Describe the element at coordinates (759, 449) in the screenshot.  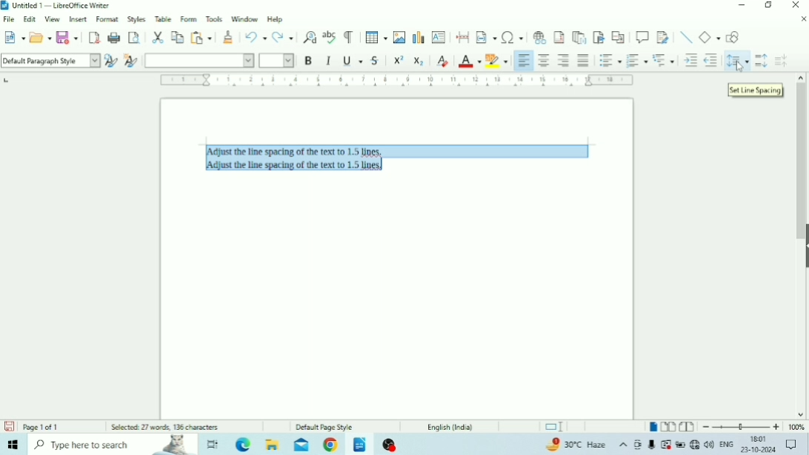
I see `Date` at that location.